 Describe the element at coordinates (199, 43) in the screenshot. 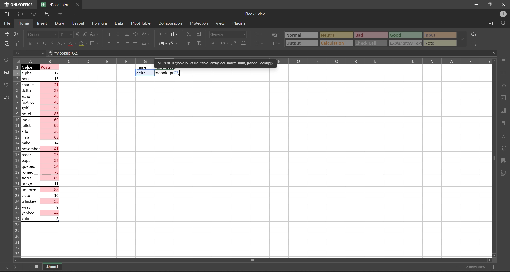

I see `clear filters` at that location.